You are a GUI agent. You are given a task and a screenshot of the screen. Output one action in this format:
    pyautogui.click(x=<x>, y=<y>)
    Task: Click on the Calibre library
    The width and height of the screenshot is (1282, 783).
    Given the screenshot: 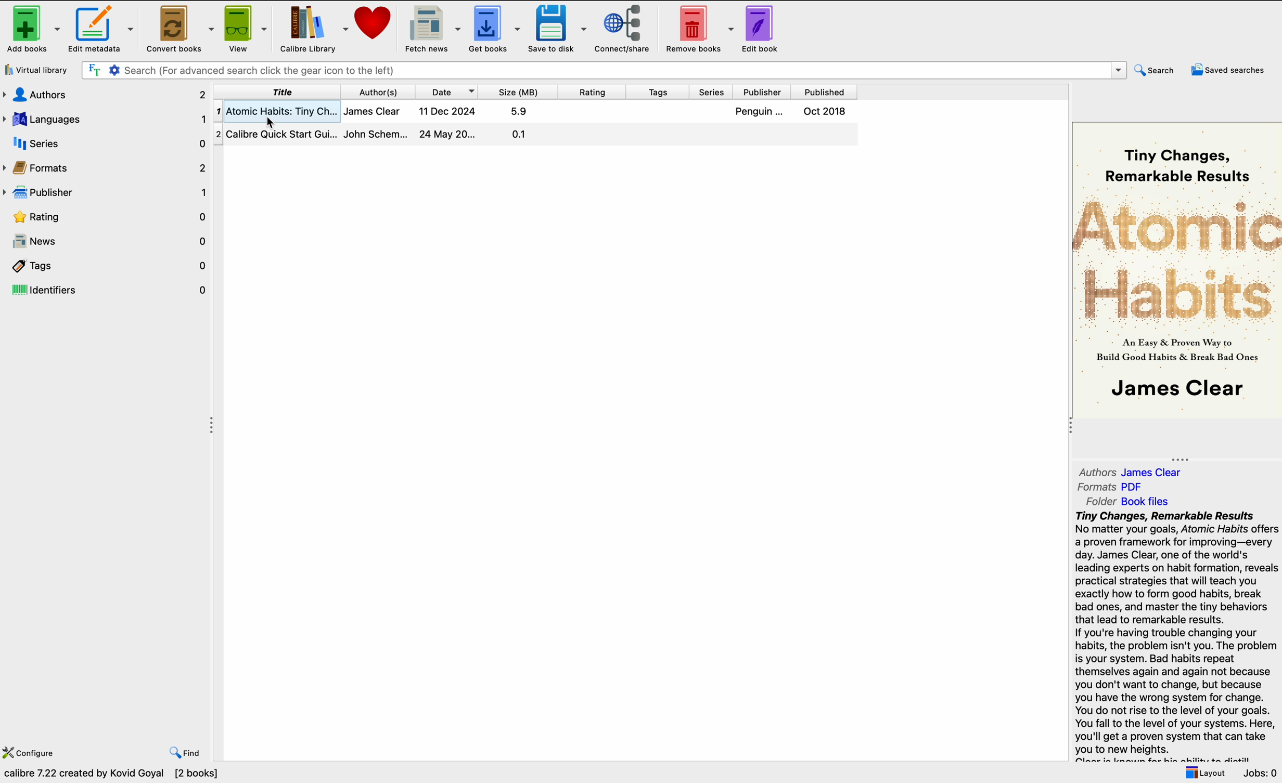 What is the action you would take?
    pyautogui.click(x=313, y=28)
    